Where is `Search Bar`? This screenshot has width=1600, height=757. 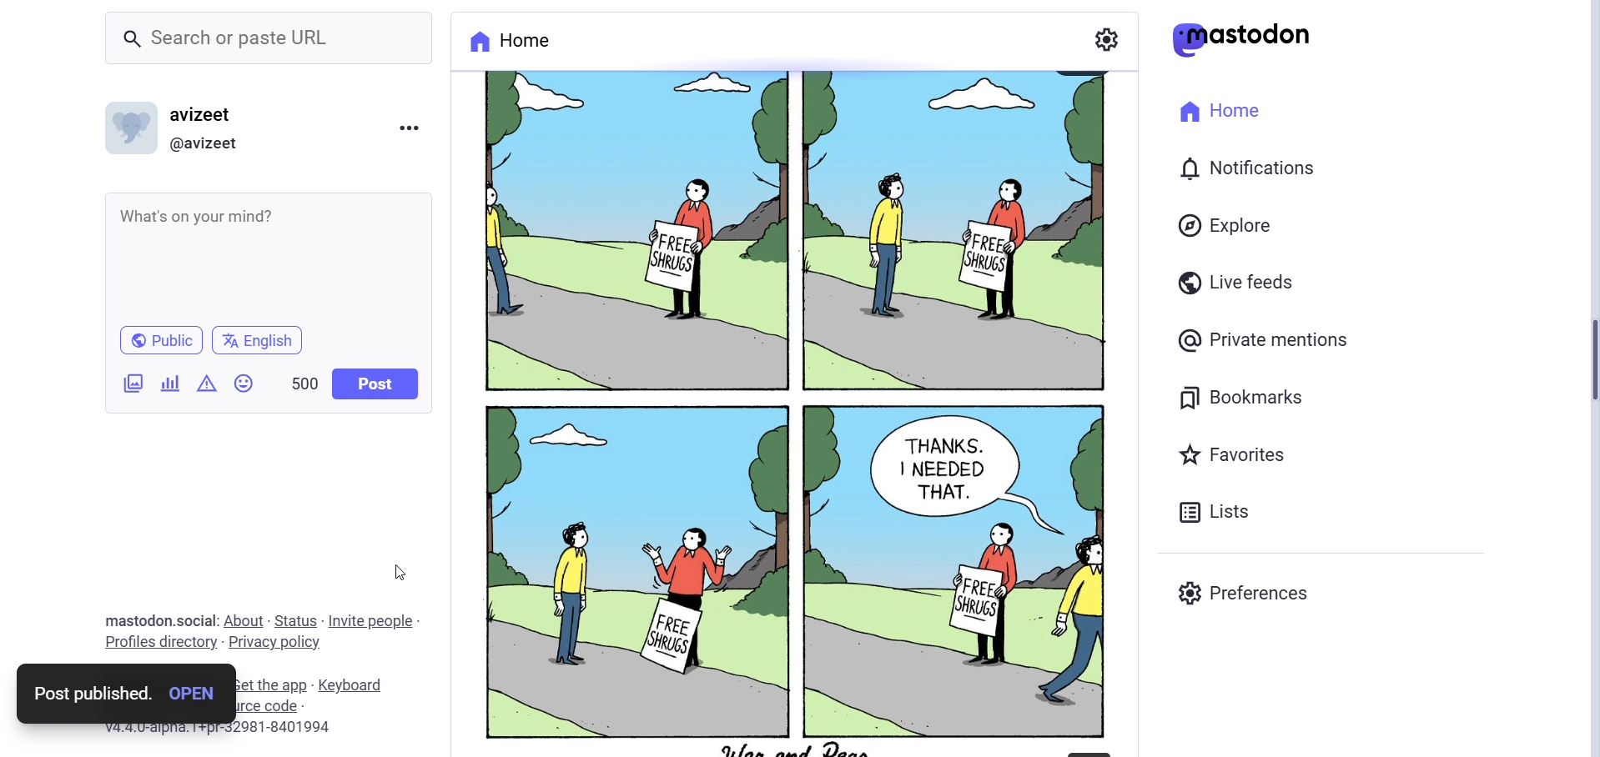
Search Bar is located at coordinates (269, 41).